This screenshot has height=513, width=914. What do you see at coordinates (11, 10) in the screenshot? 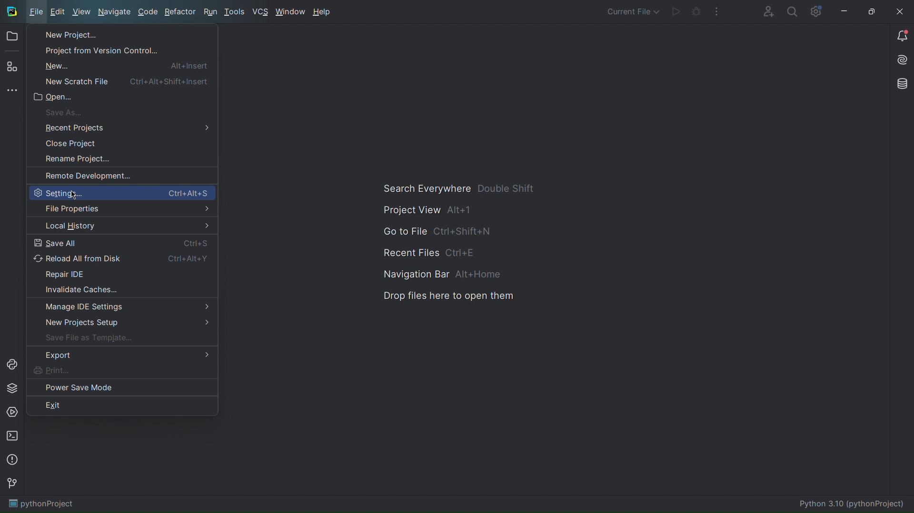
I see `Logo` at bounding box center [11, 10].